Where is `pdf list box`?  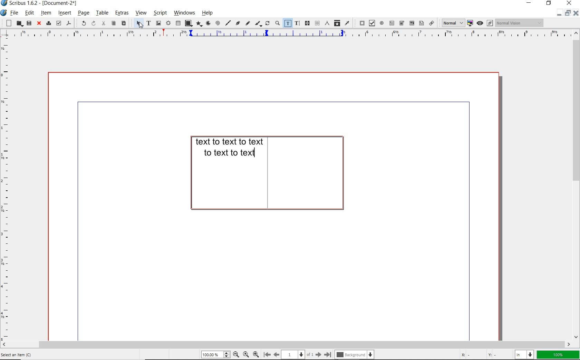 pdf list box is located at coordinates (421, 23).